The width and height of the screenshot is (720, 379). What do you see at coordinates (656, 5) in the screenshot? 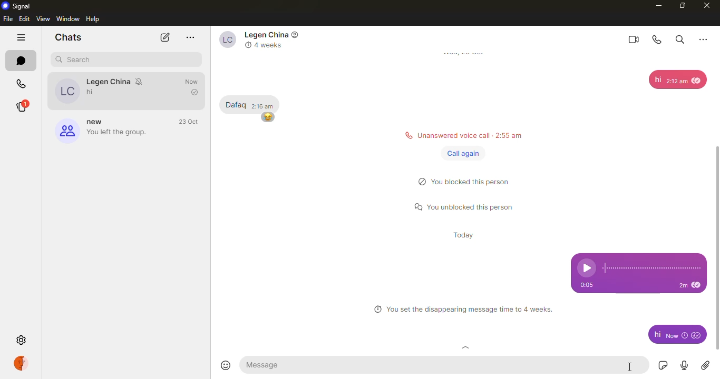
I see `minimize` at bounding box center [656, 5].